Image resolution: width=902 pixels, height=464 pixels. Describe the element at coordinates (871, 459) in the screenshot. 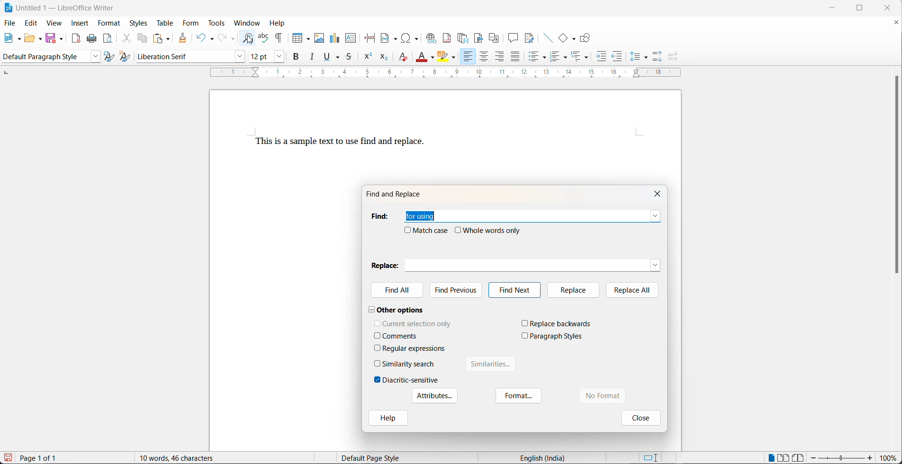

I see `increase zoom` at that location.